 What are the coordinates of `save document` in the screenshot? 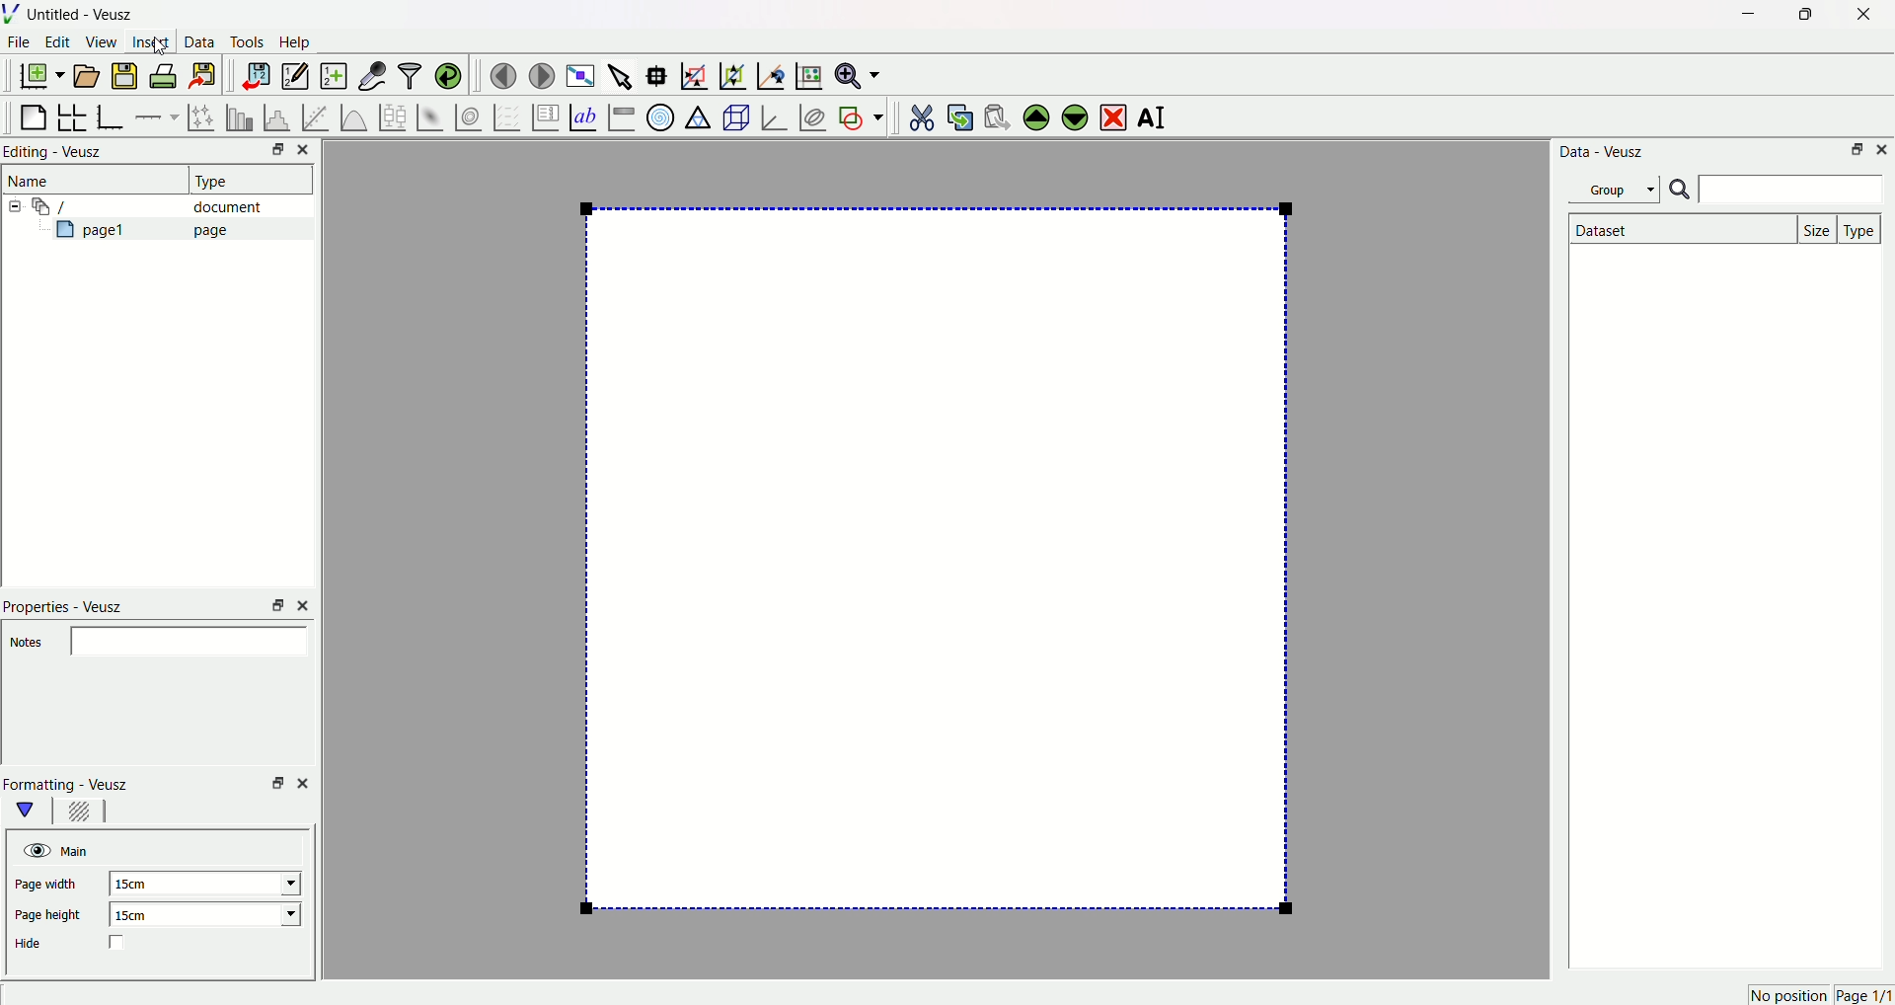 It's located at (127, 75).